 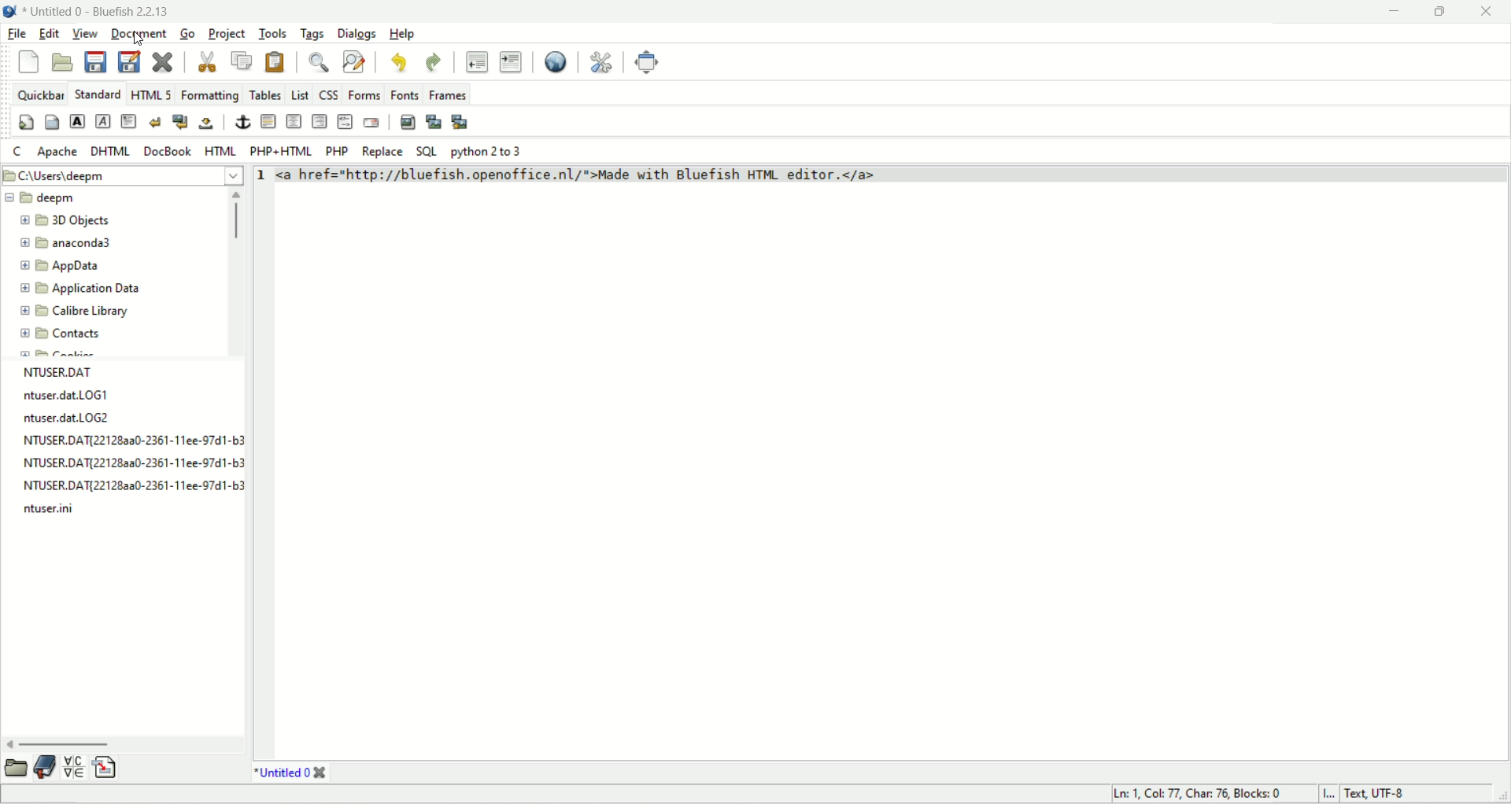 What do you see at coordinates (73, 766) in the screenshot?
I see `insert special character` at bounding box center [73, 766].